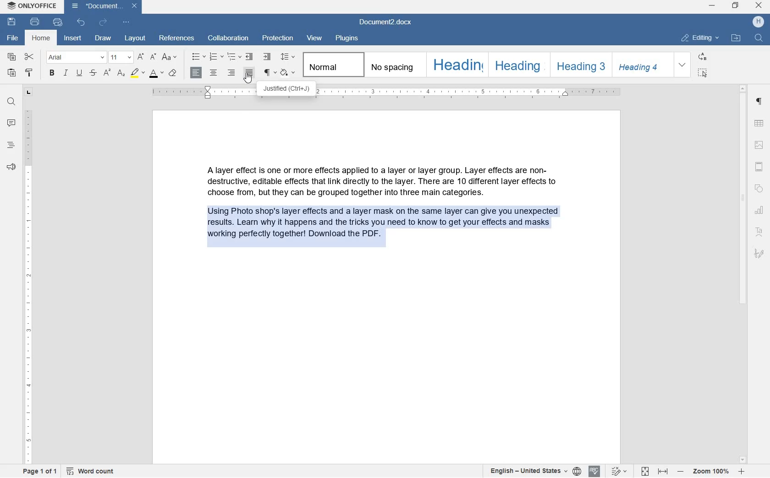  Describe the element at coordinates (91, 471) in the screenshot. I see `WORD COUNT` at that location.